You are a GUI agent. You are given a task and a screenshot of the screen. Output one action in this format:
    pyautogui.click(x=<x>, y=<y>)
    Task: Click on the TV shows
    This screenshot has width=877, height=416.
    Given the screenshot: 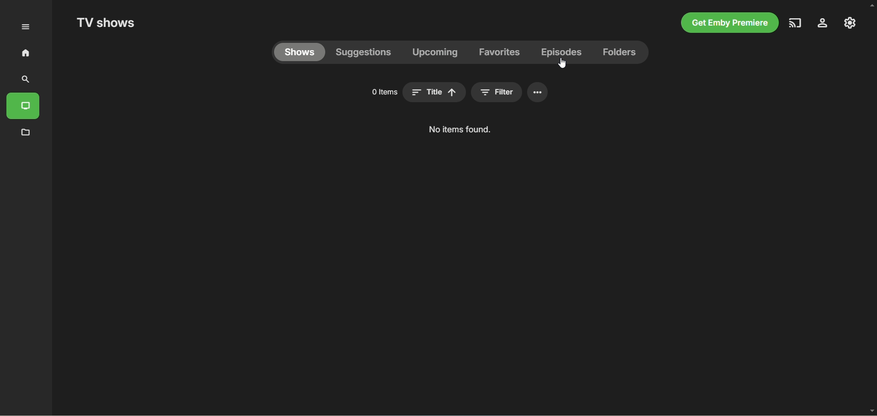 What is the action you would take?
    pyautogui.click(x=105, y=22)
    